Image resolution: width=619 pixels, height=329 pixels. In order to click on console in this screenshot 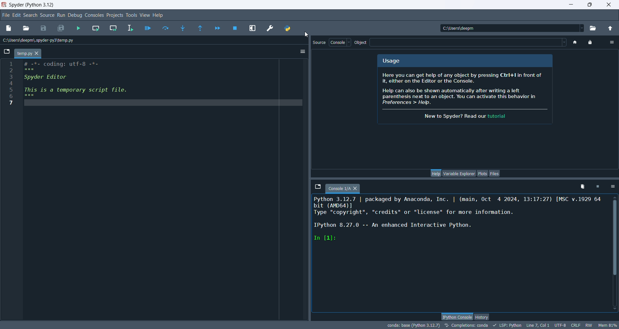, I will do `click(339, 42)`.